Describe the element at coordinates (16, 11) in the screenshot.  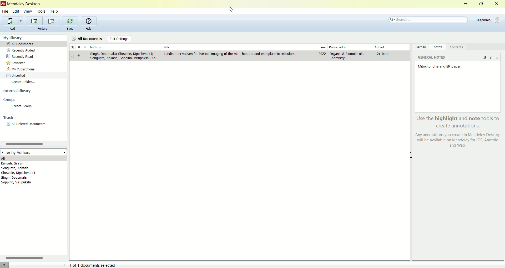
I see `edit` at that location.